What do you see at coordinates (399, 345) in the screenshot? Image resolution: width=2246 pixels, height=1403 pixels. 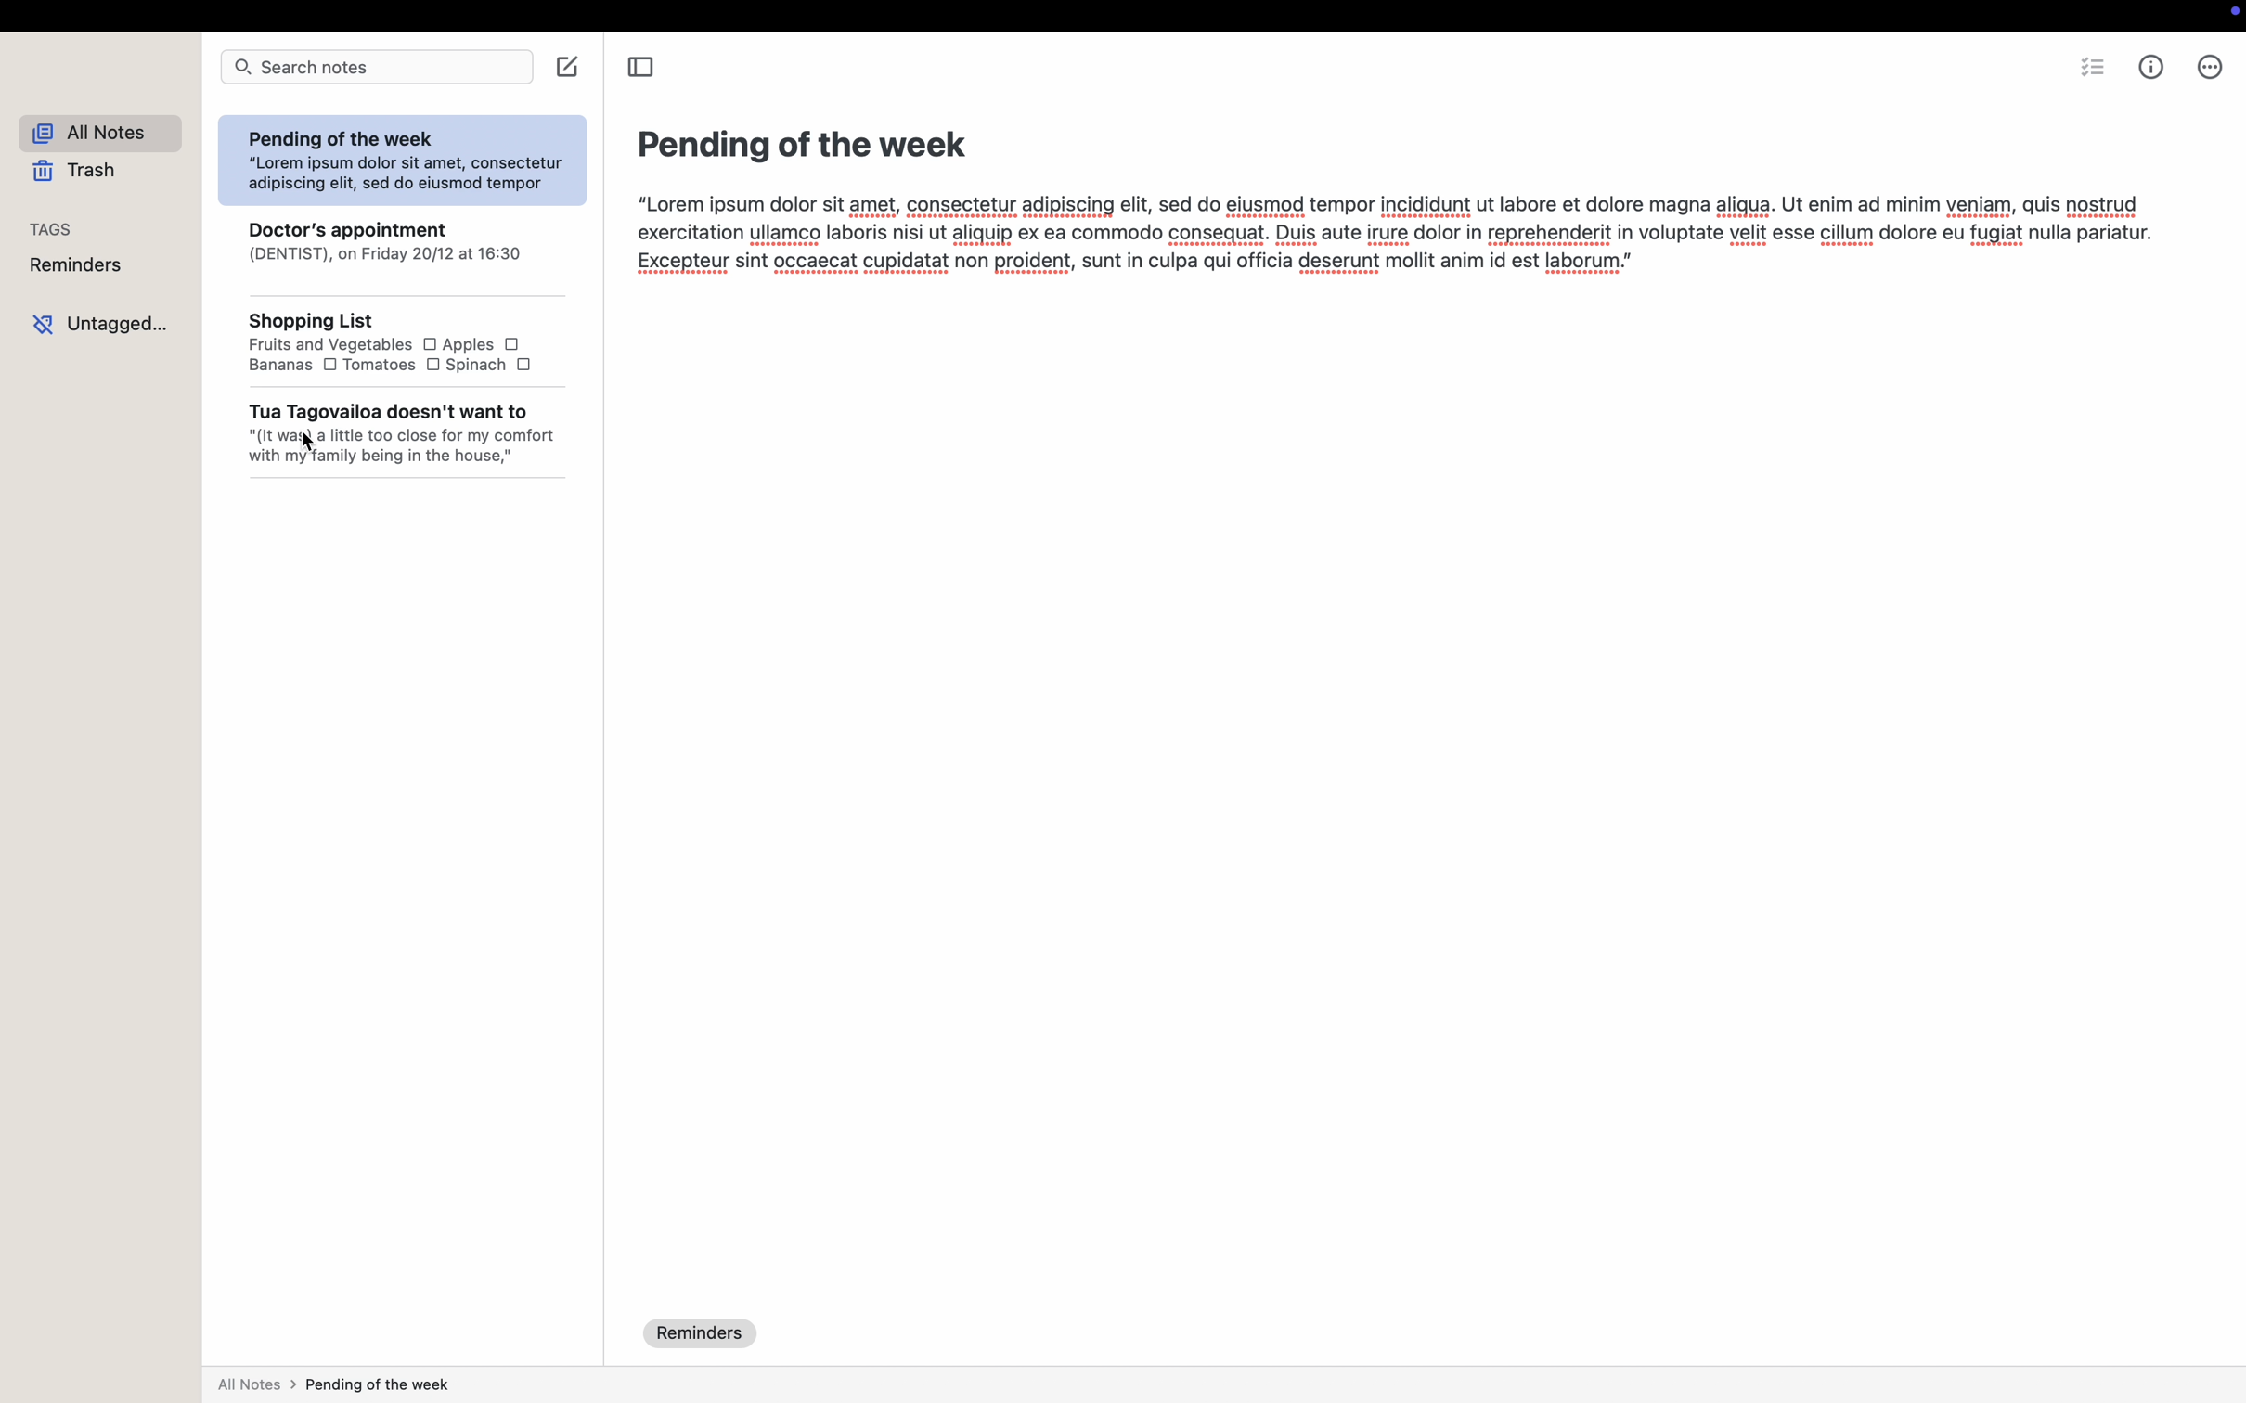 I see `2nopping LIst
Fruits and Vegetables O Apples O
Bananas O Tomatoes O Spinach O` at bounding box center [399, 345].